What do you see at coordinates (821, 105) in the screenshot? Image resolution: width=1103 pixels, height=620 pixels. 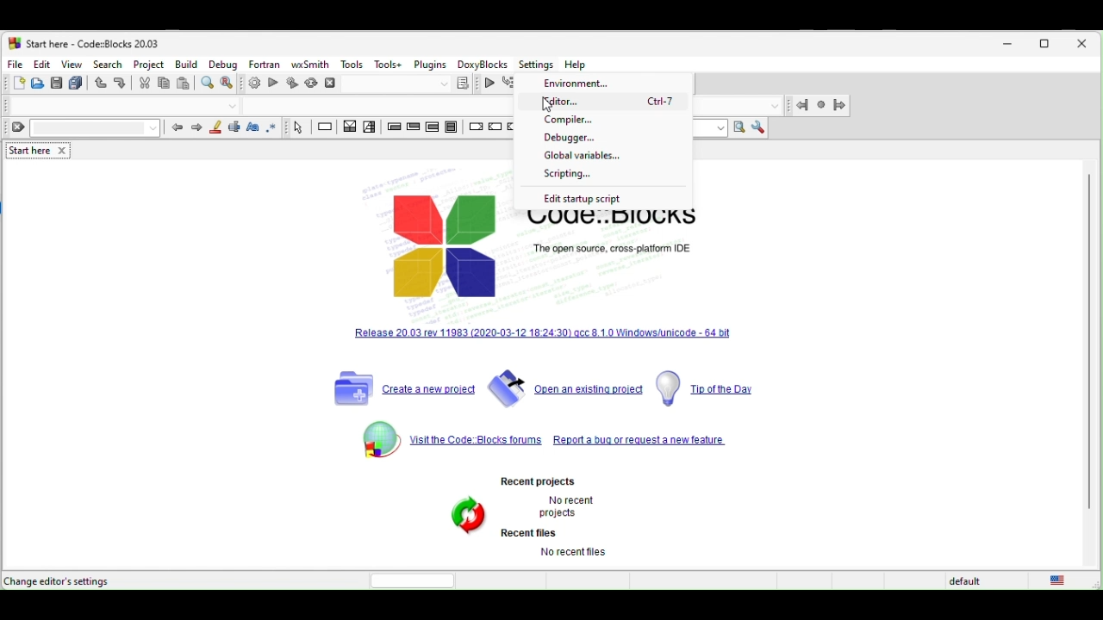 I see `last jump` at bounding box center [821, 105].